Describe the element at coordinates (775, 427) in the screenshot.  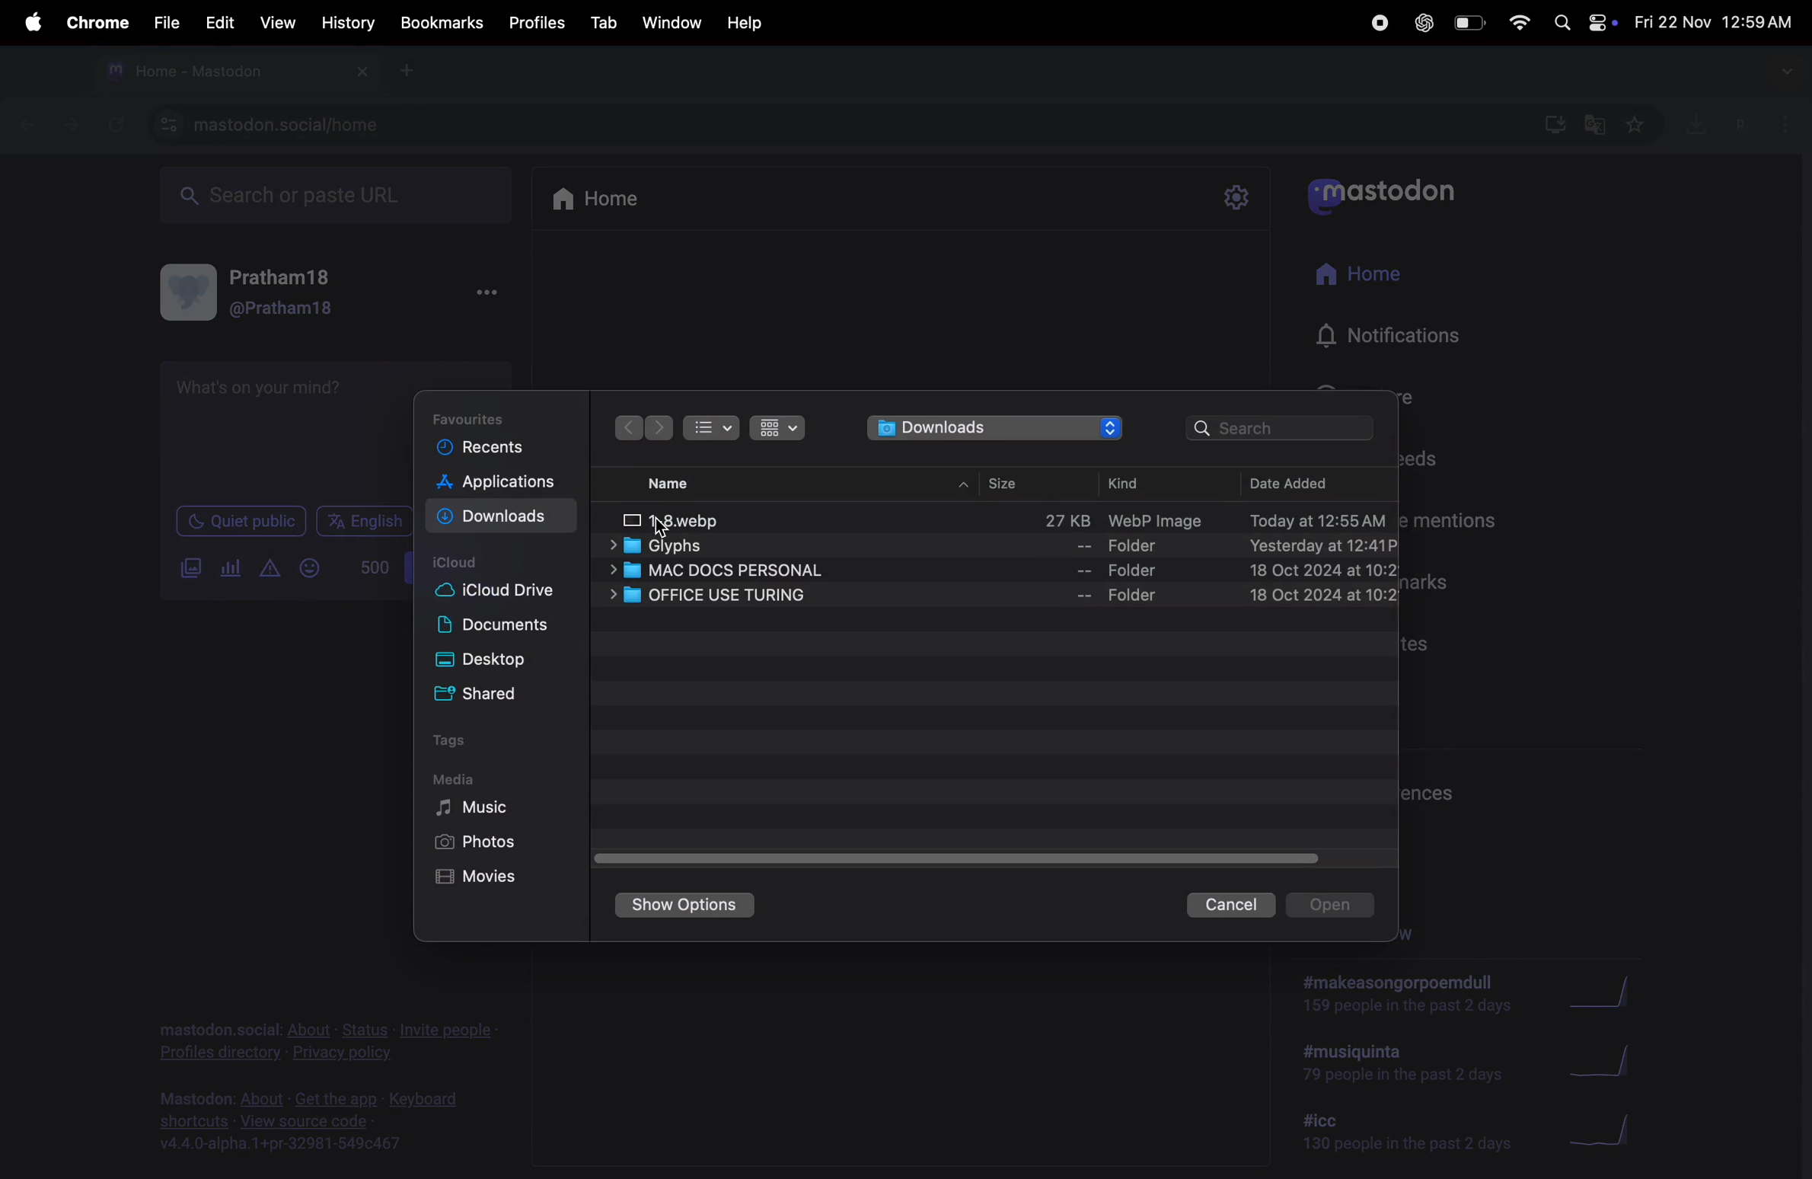
I see `box view` at that location.